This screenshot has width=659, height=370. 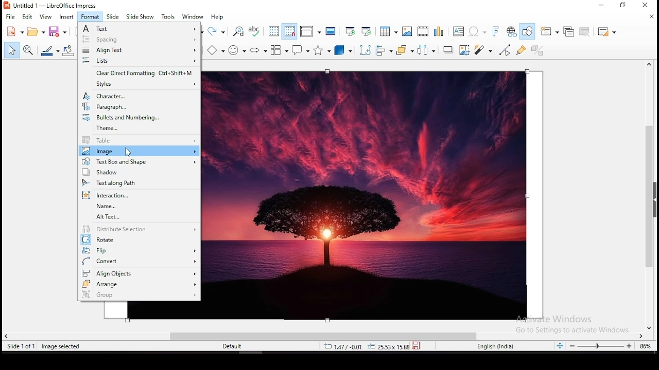 I want to click on scroll bar, so click(x=652, y=195).